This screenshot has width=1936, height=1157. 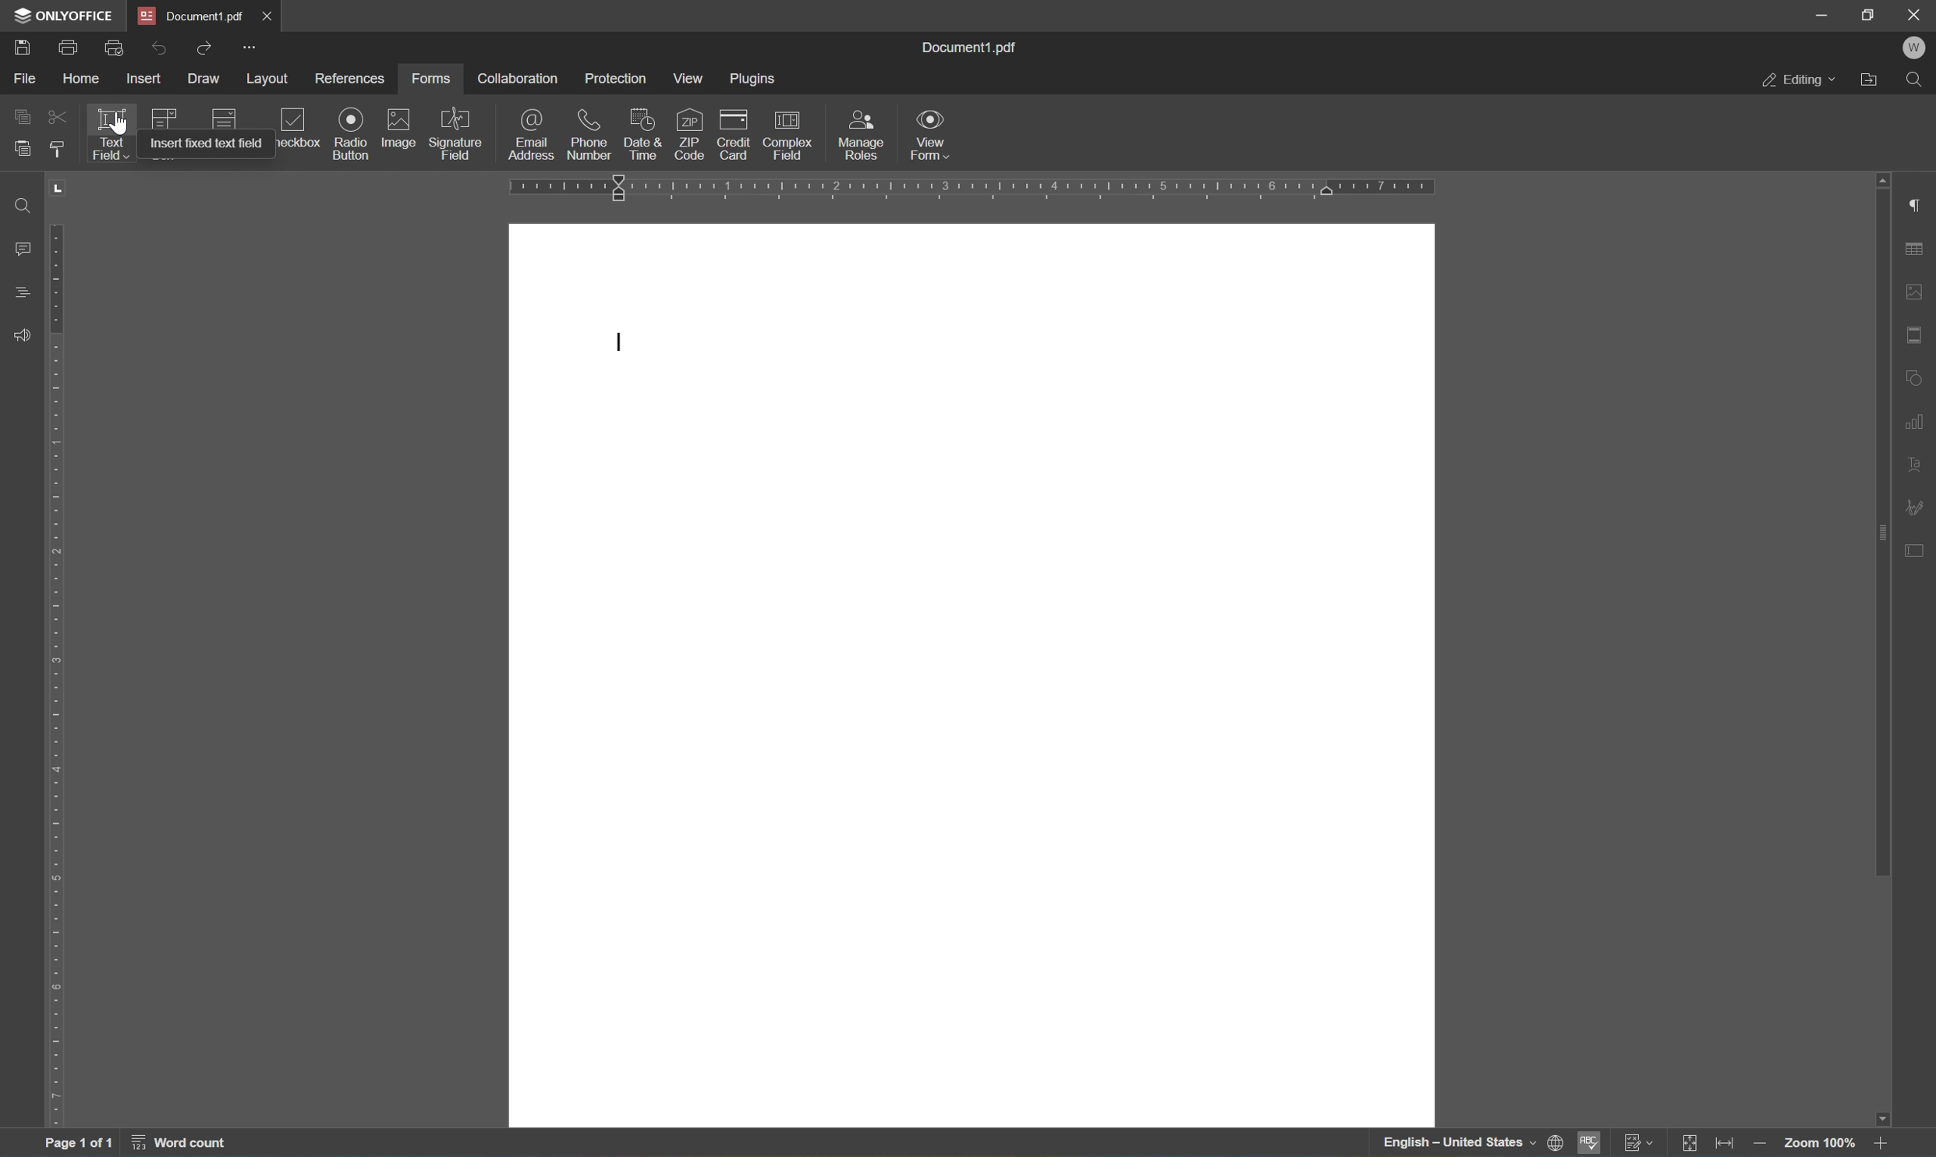 I want to click on quick print, so click(x=118, y=48).